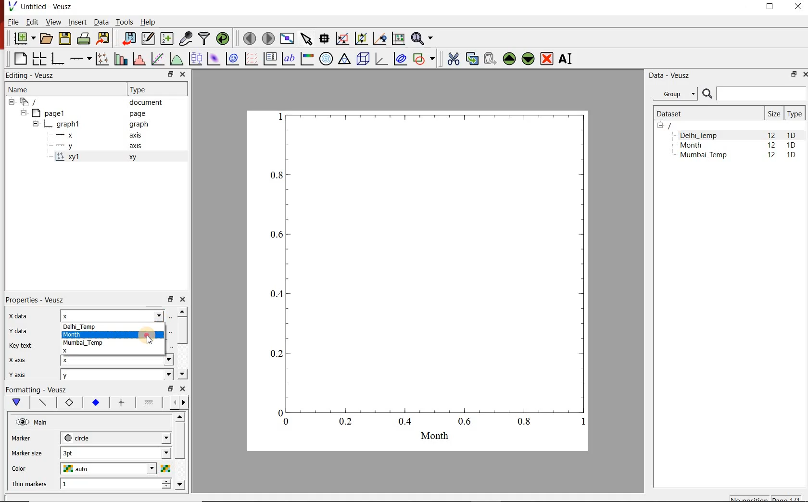 Image resolution: width=808 pixels, height=502 pixels. What do you see at coordinates (223, 38) in the screenshot?
I see `reload linked datasets` at bounding box center [223, 38].